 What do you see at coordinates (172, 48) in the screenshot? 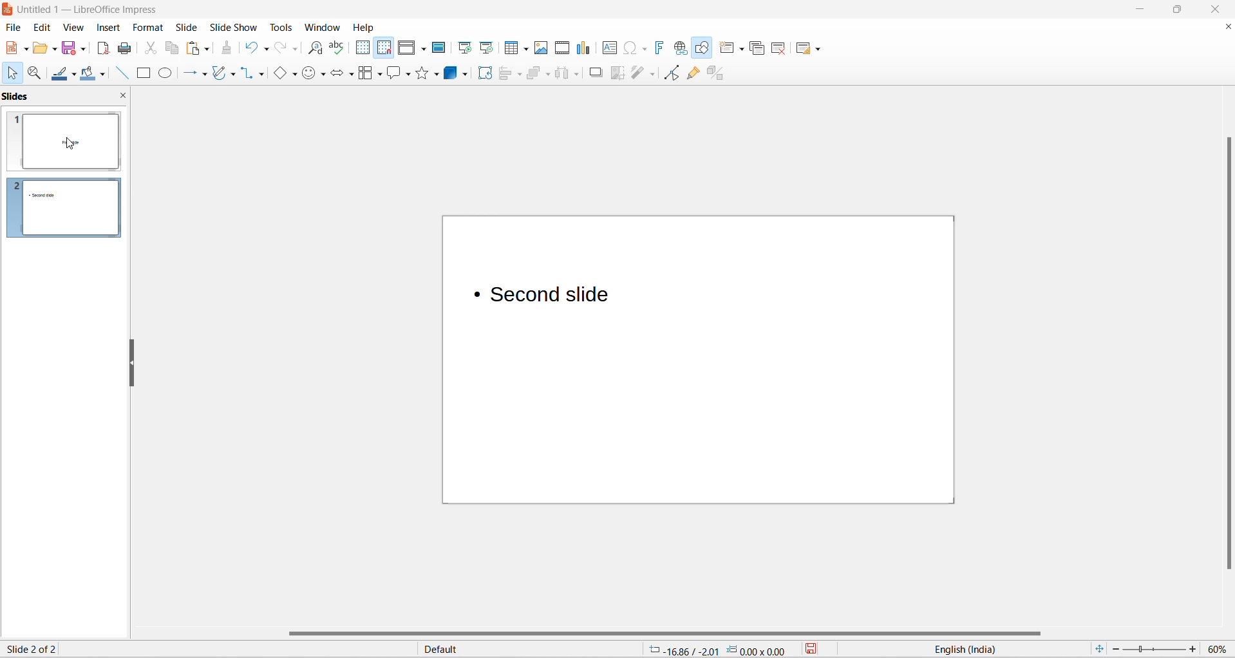
I see `copy` at bounding box center [172, 48].